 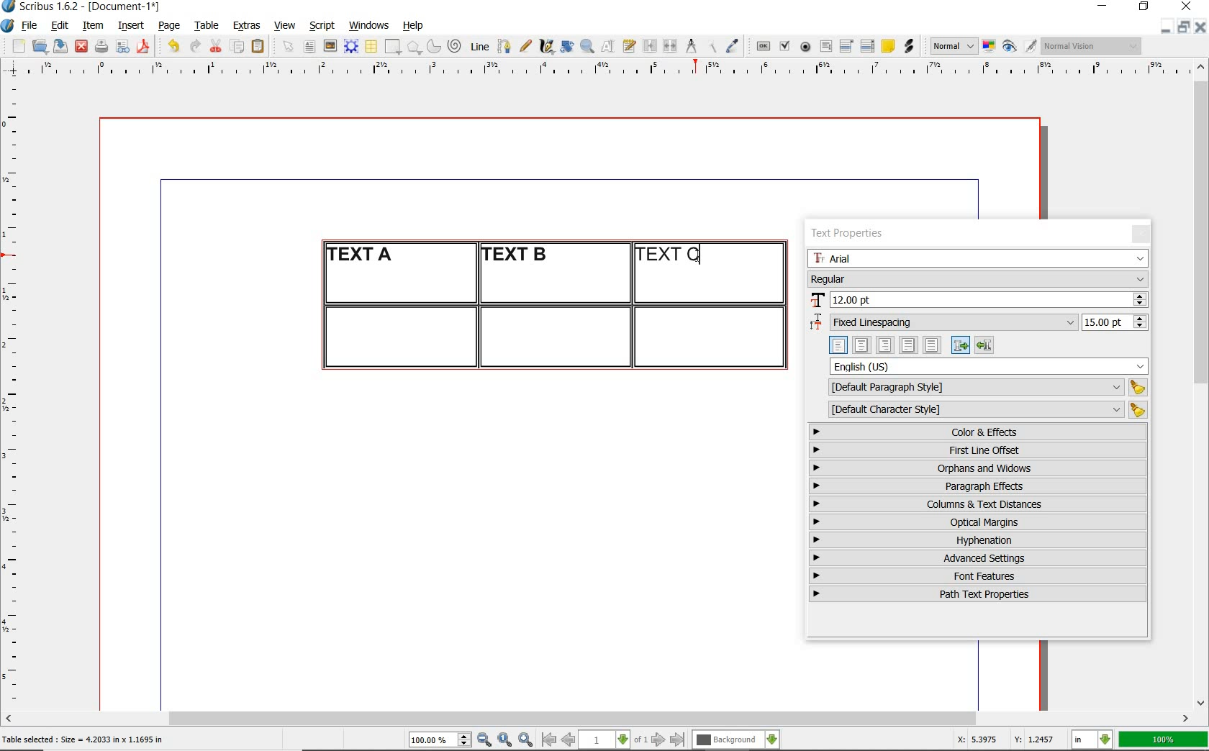 What do you see at coordinates (322, 25) in the screenshot?
I see `script` at bounding box center [322, 25].